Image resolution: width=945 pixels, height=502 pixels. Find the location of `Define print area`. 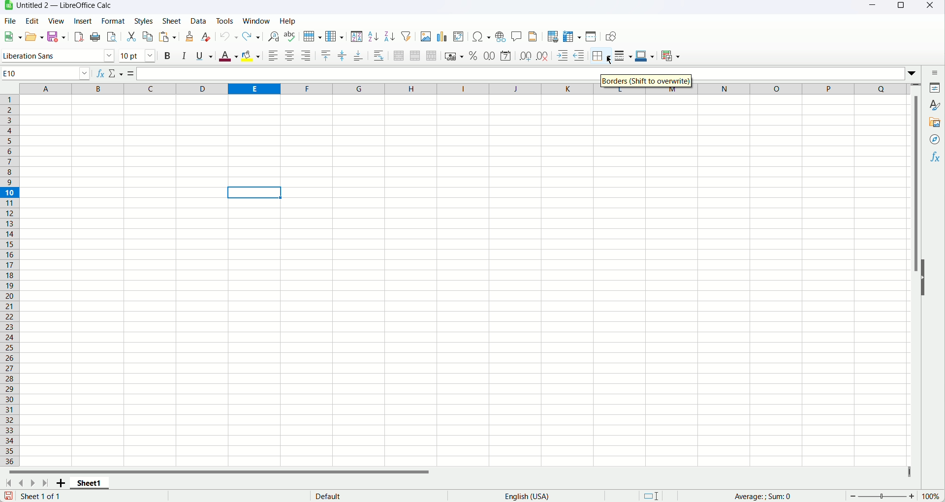

Define print area is located at coordinates (553, 36).